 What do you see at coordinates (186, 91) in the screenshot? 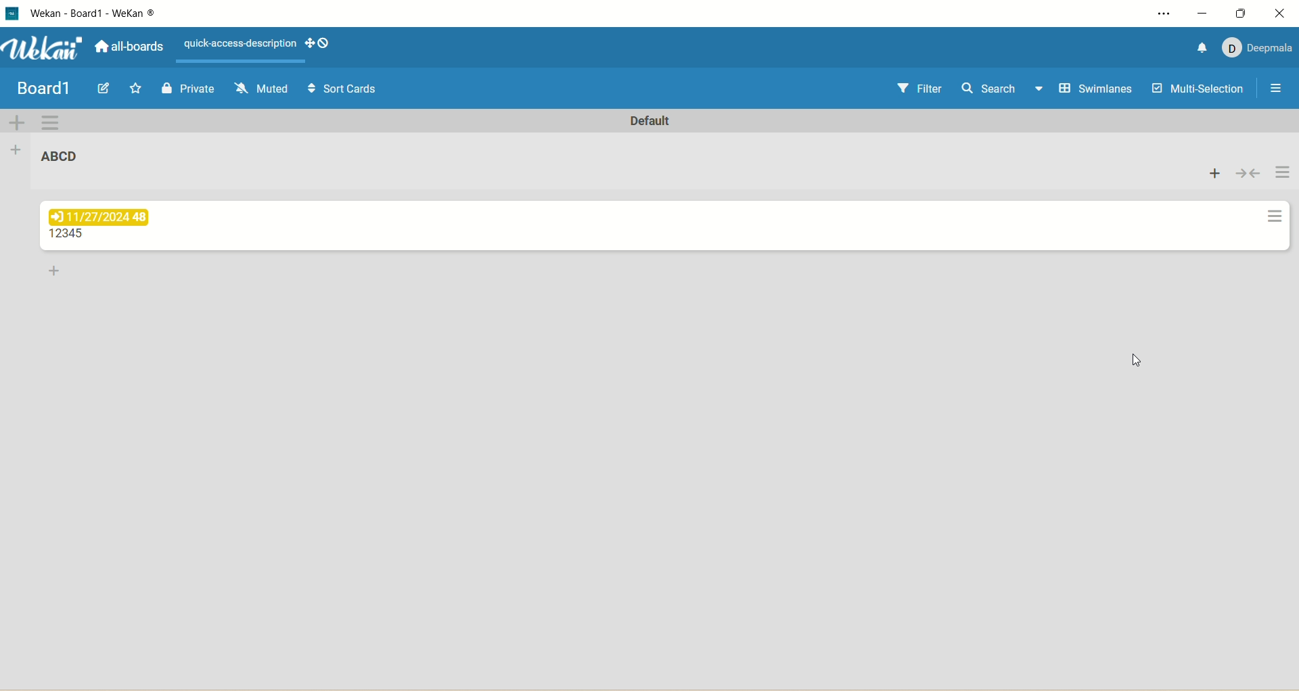
I see `private` at bounding box center [186, 91].